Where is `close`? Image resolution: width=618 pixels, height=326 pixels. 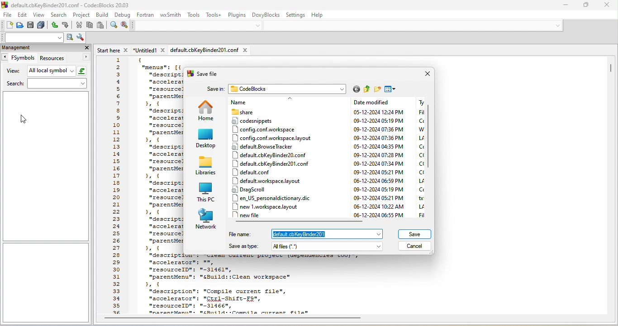 close is located at coordinates (86, 47).